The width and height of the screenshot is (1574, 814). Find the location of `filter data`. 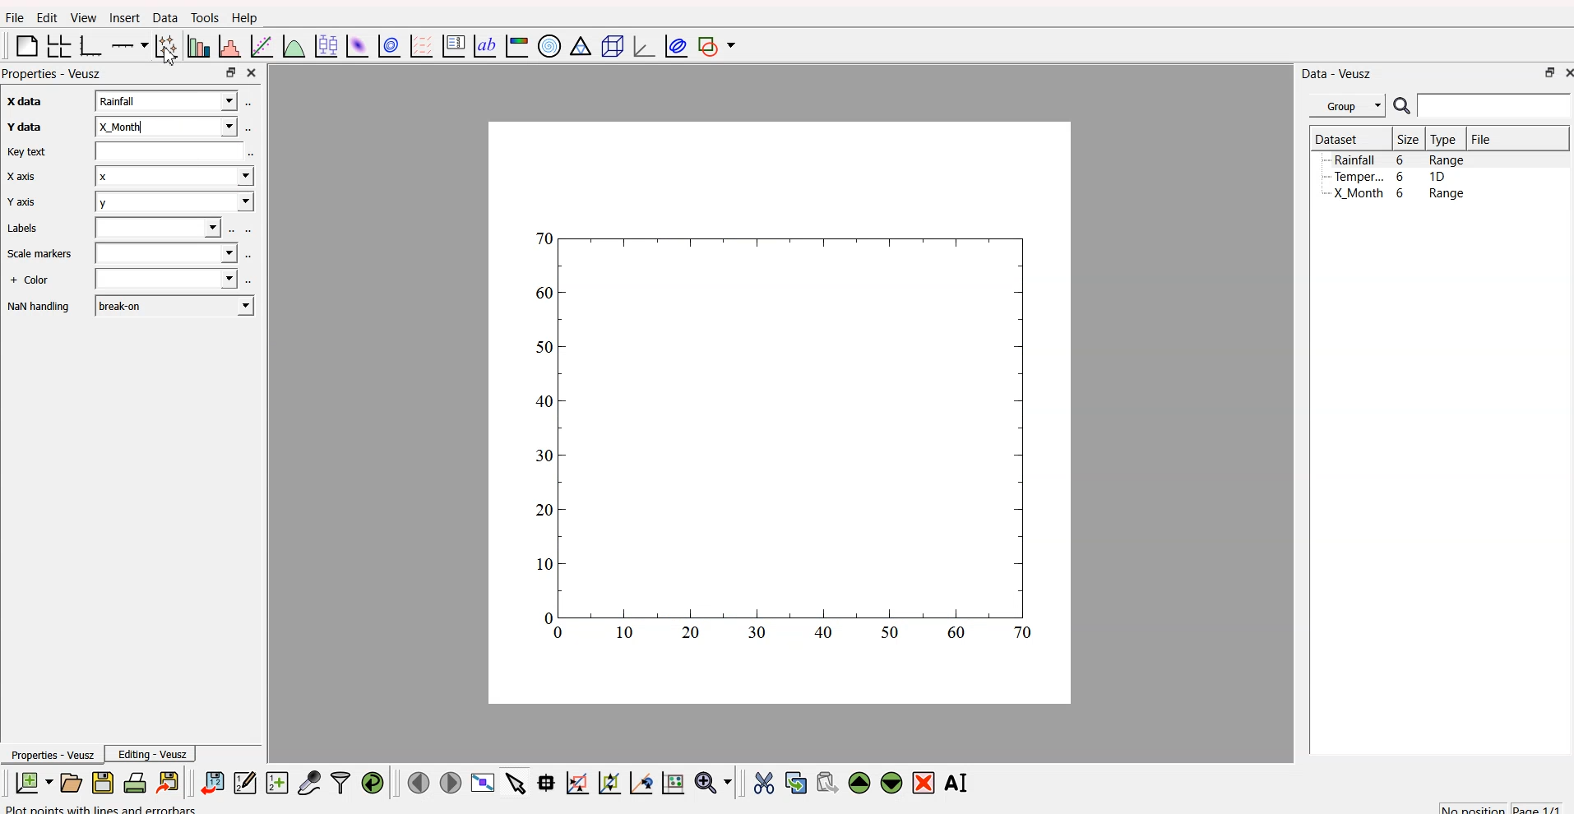

filter data is located at coordinates (340, 780).